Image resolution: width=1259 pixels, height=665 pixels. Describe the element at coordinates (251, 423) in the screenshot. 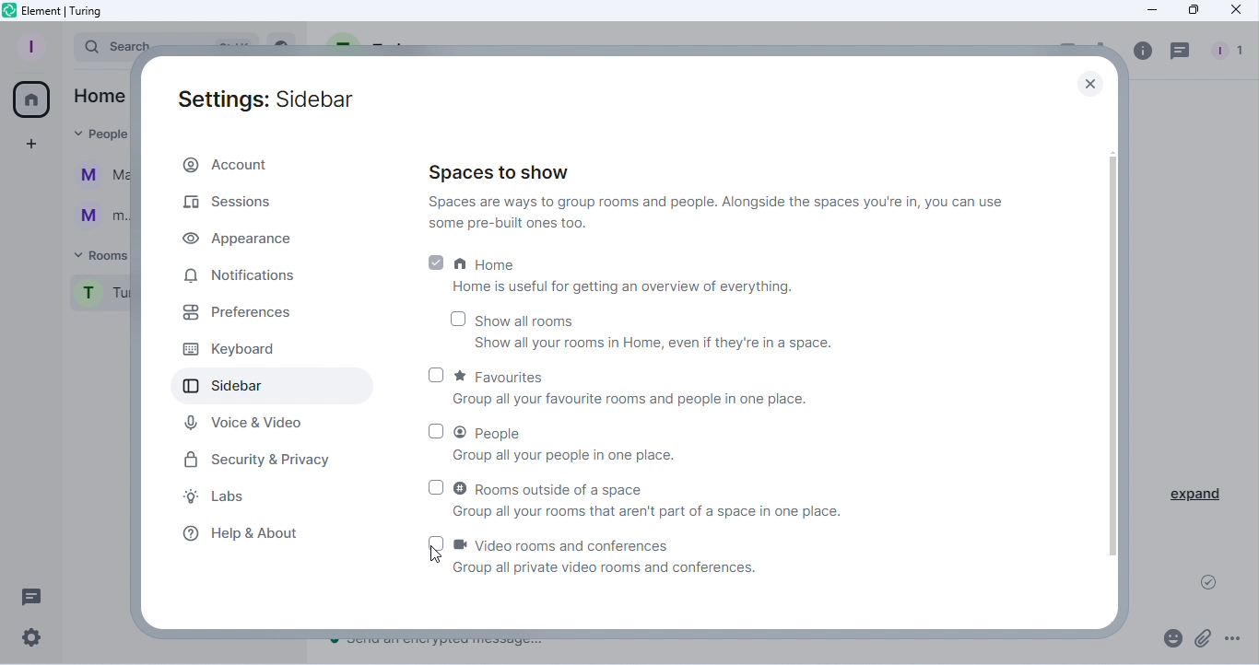

I see `Voice & Video` at that location.